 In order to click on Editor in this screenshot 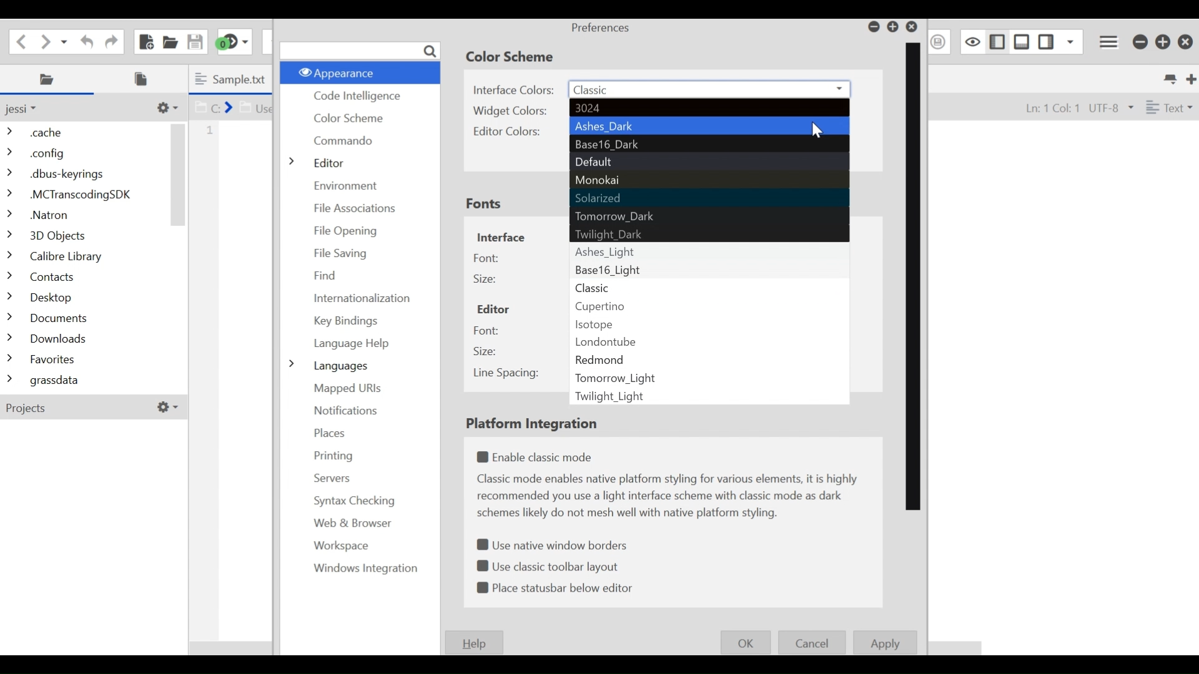, I will do `click(493, 310)`.